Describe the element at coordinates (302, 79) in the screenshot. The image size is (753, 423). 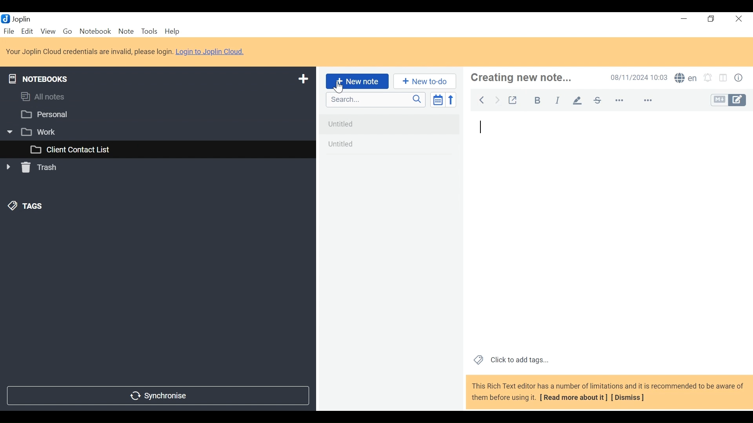
I see `Add a notebook` at that location.